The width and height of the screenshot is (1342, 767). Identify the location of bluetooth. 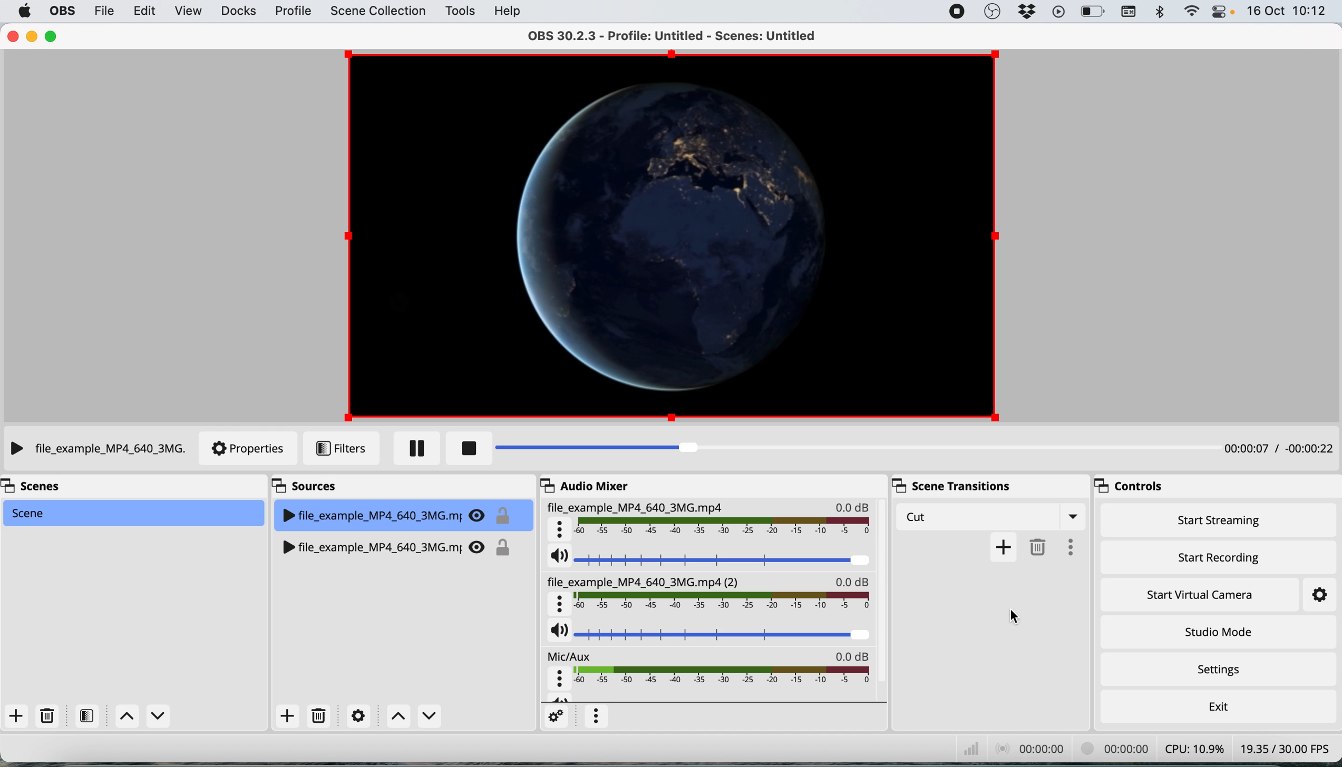
(1161, 12).